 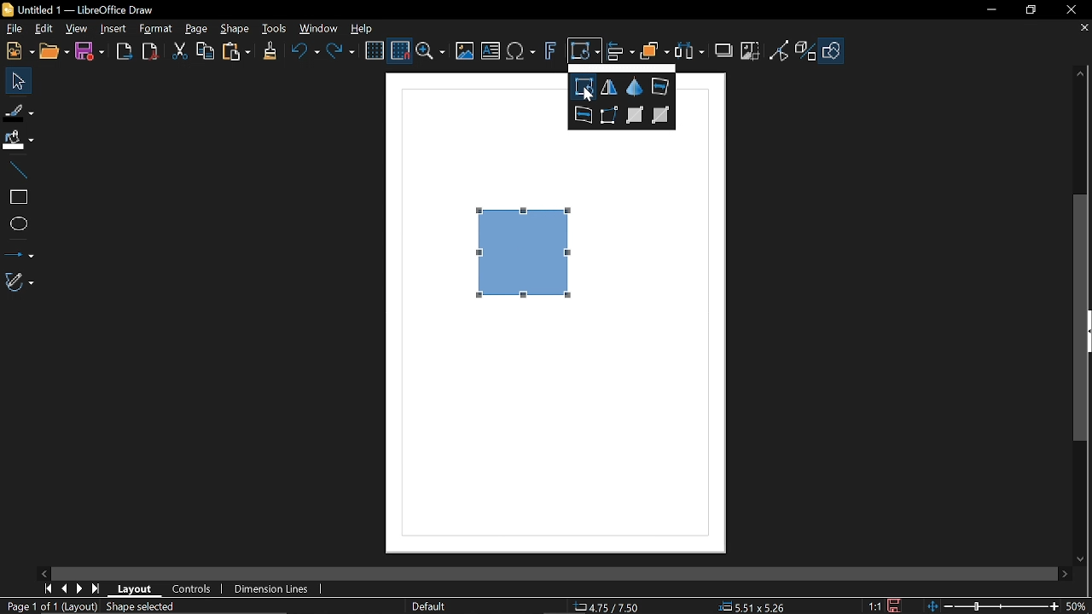 I want to click on Shaped selected, so click(x=144, y=606).